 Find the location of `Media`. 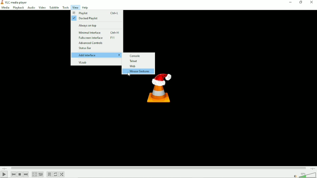

Media is located at coordinates (6, 8).